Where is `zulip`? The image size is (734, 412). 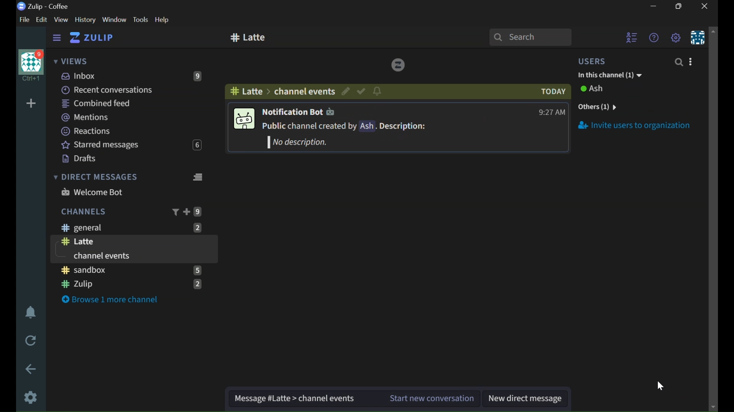
zulip is located at coordinates (130, 284).